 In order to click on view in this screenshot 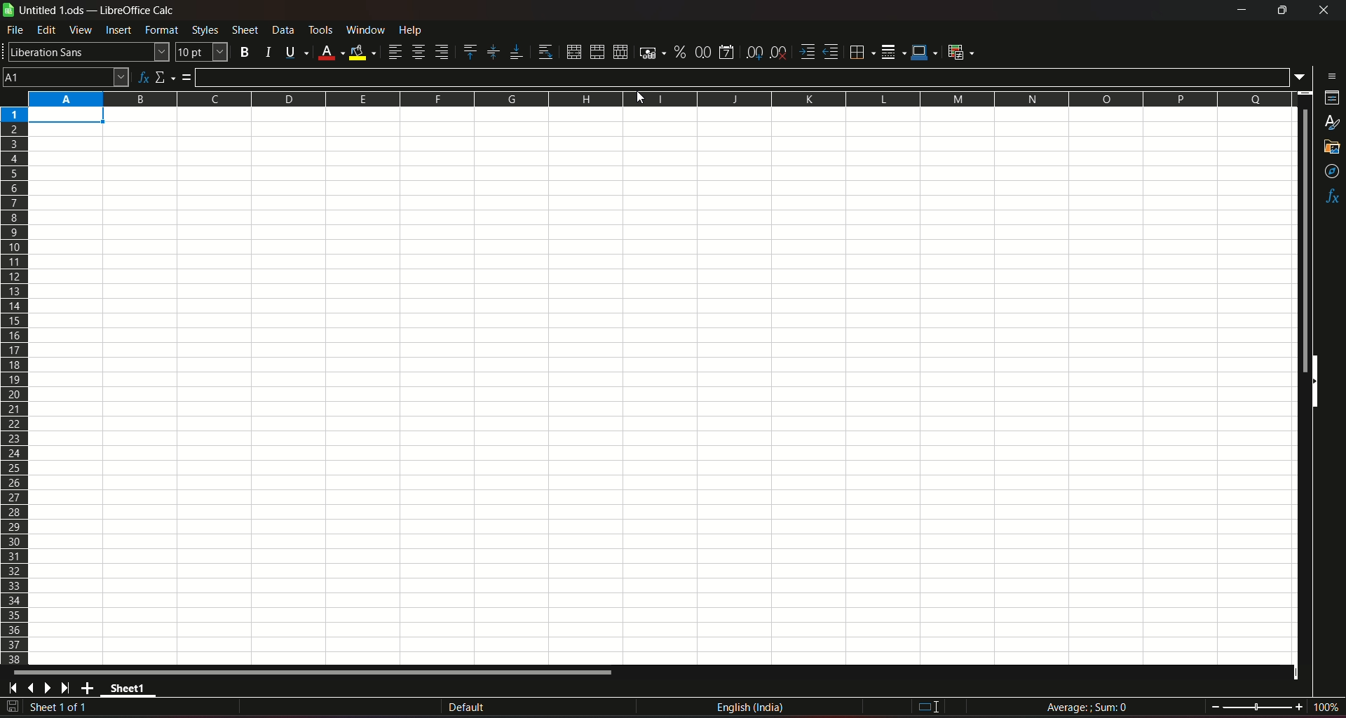, I will do `click(81, 30)`.